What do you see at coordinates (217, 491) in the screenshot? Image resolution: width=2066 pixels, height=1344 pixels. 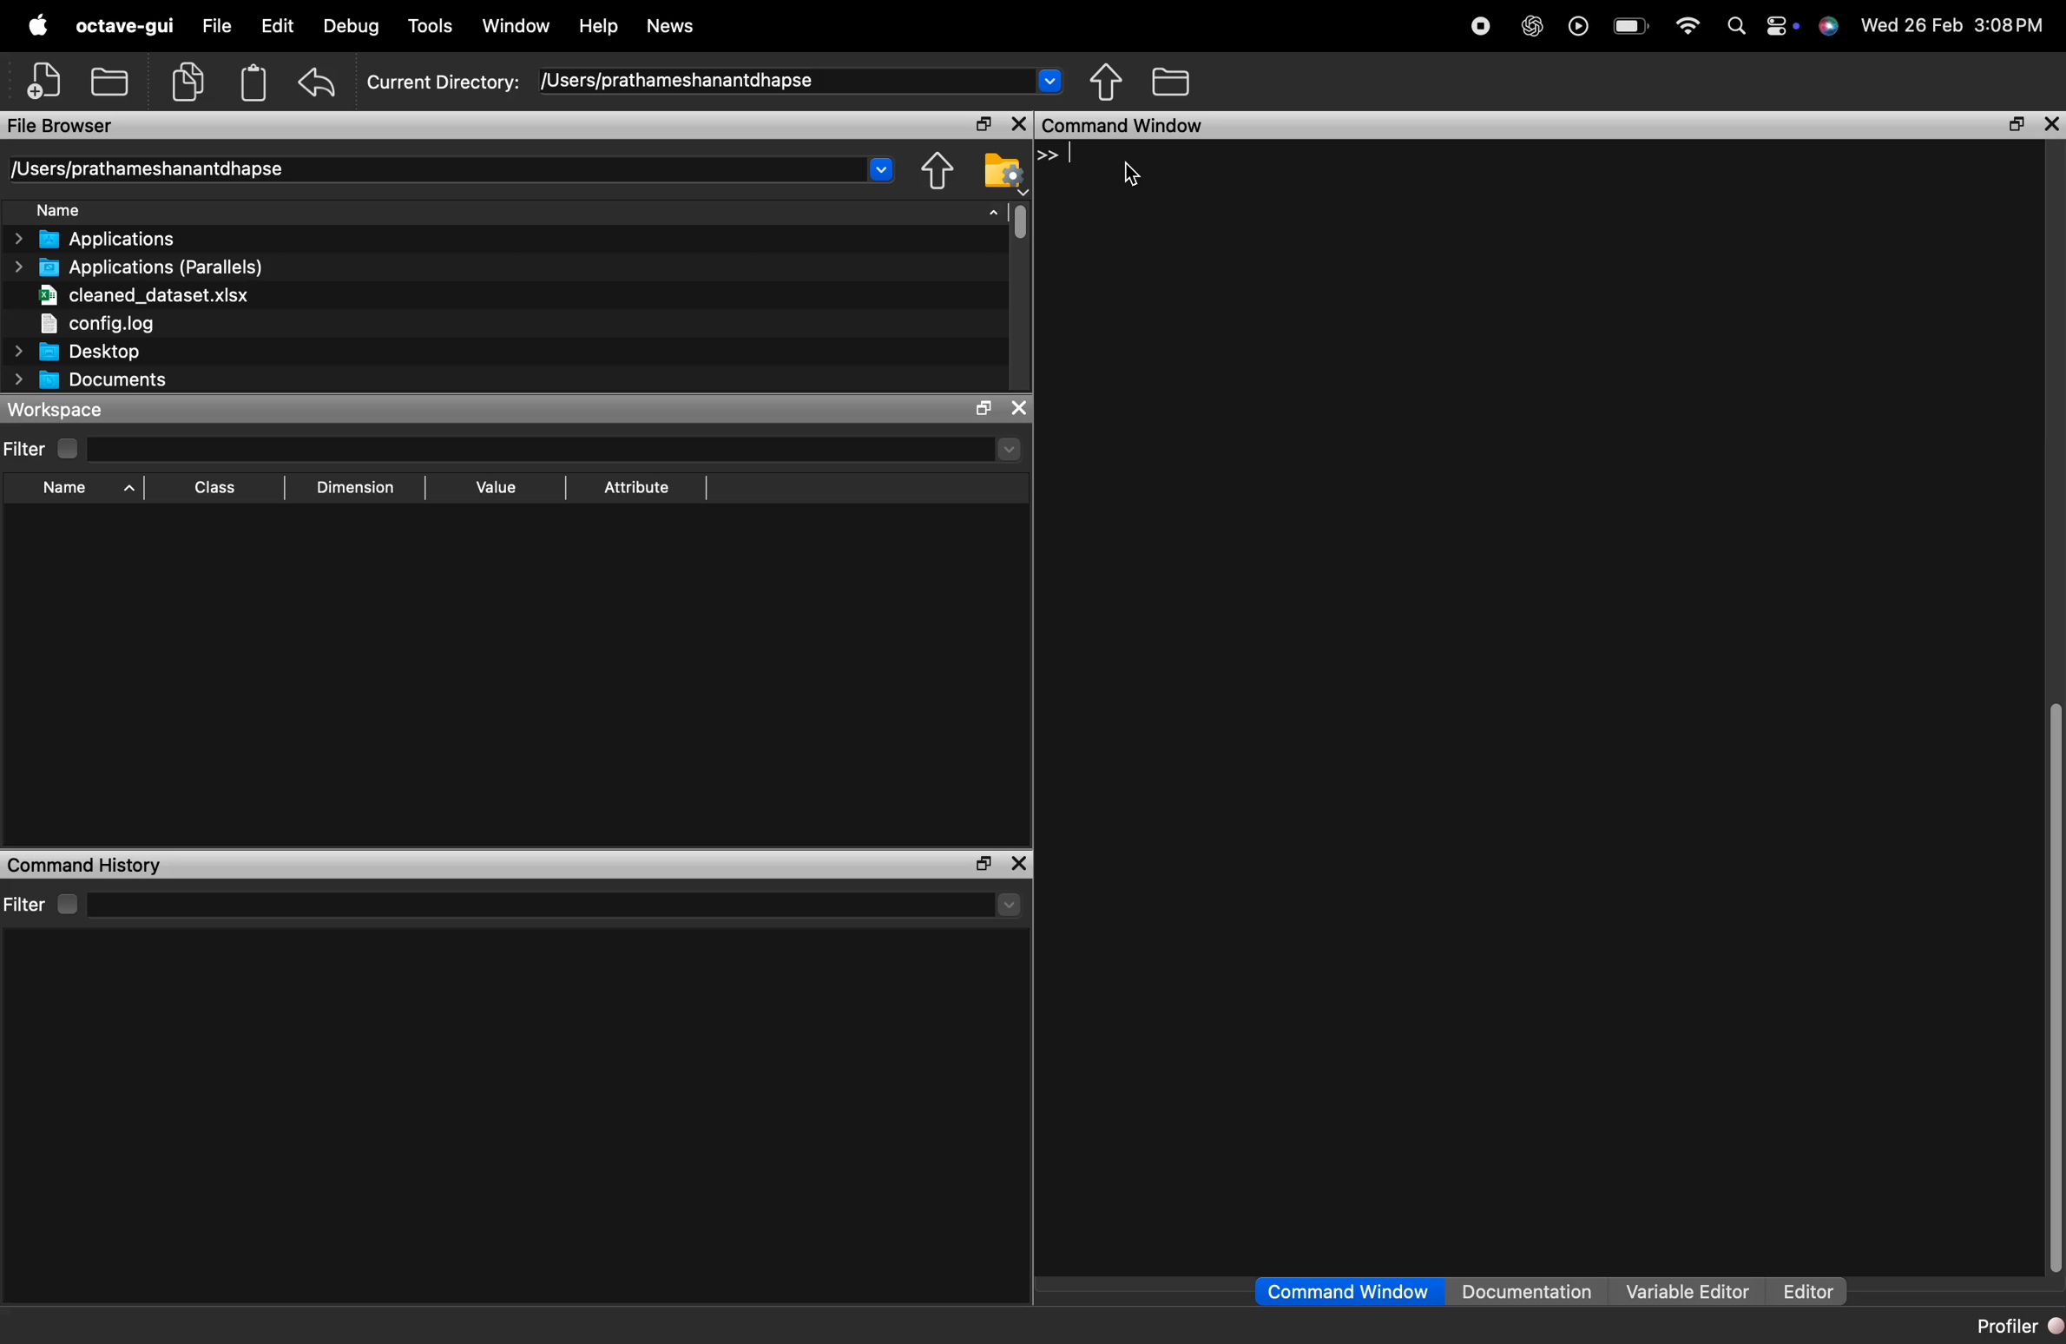 I see `Class` at bounding box center [217, 491].